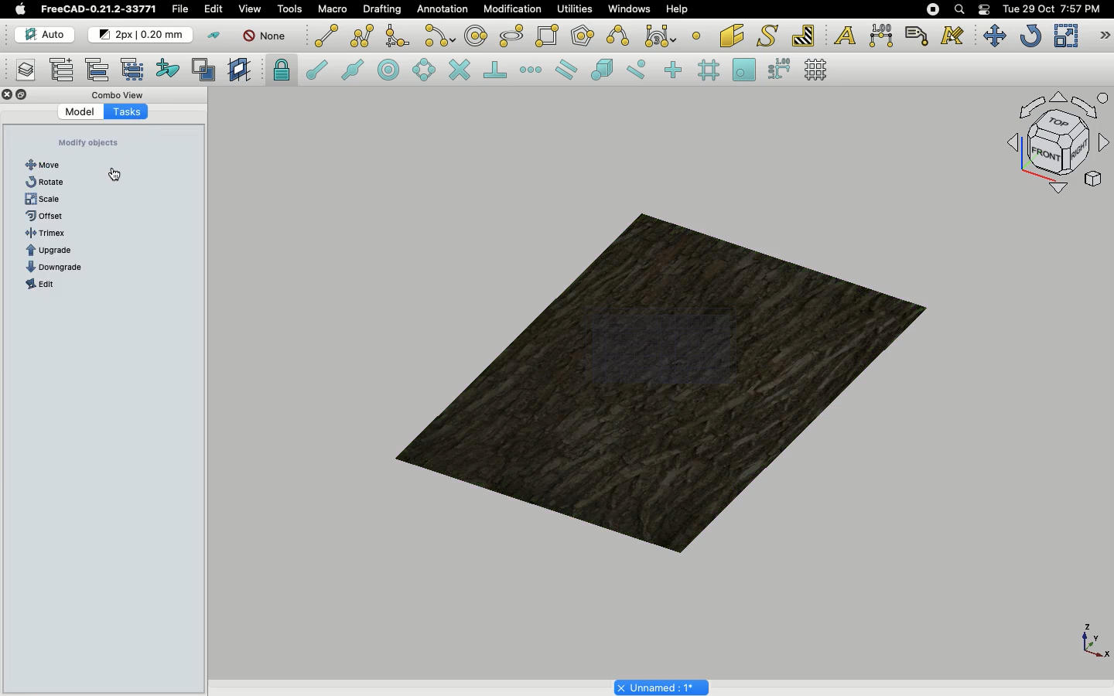 This screenshot has width=1114, height=696. Describe the element at coordinates (8, 96) in the screenshot. I see `Close` at that location.